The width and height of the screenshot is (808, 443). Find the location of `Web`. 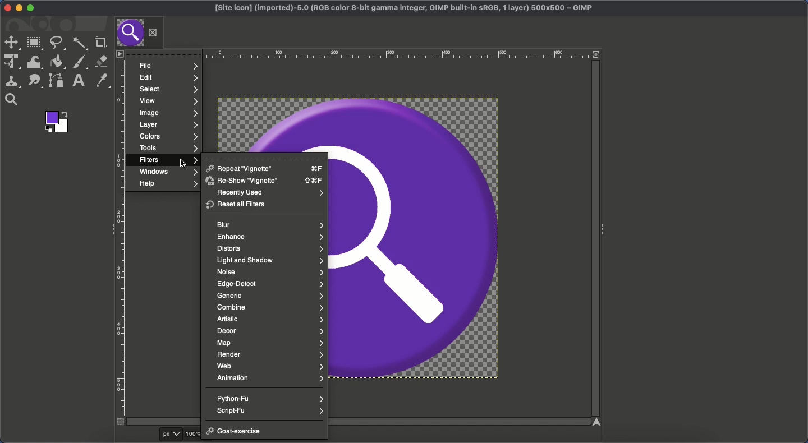

Web is located at coordinates (272, 366).